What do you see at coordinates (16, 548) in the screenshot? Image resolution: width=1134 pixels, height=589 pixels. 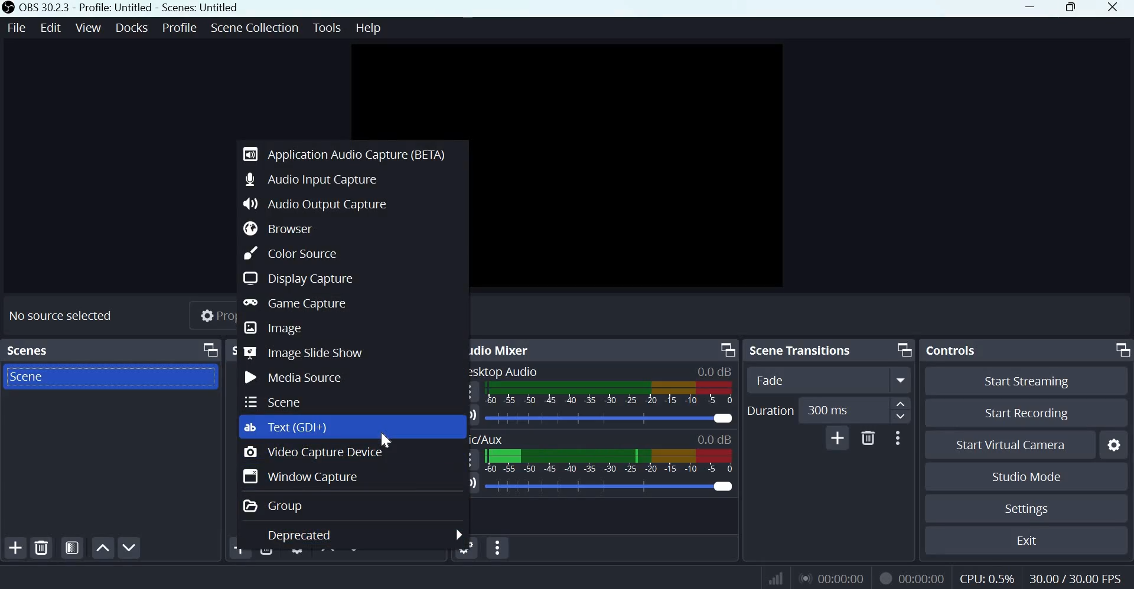 I see `Add scene` at bounding box center [16, 548].